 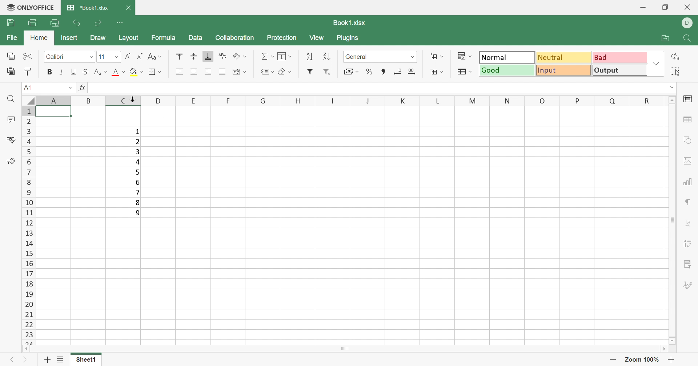 What do you see at coordinates (689, 203) in the screenshot?
I see `Paragraph settings` at bounding box center [689, 203].